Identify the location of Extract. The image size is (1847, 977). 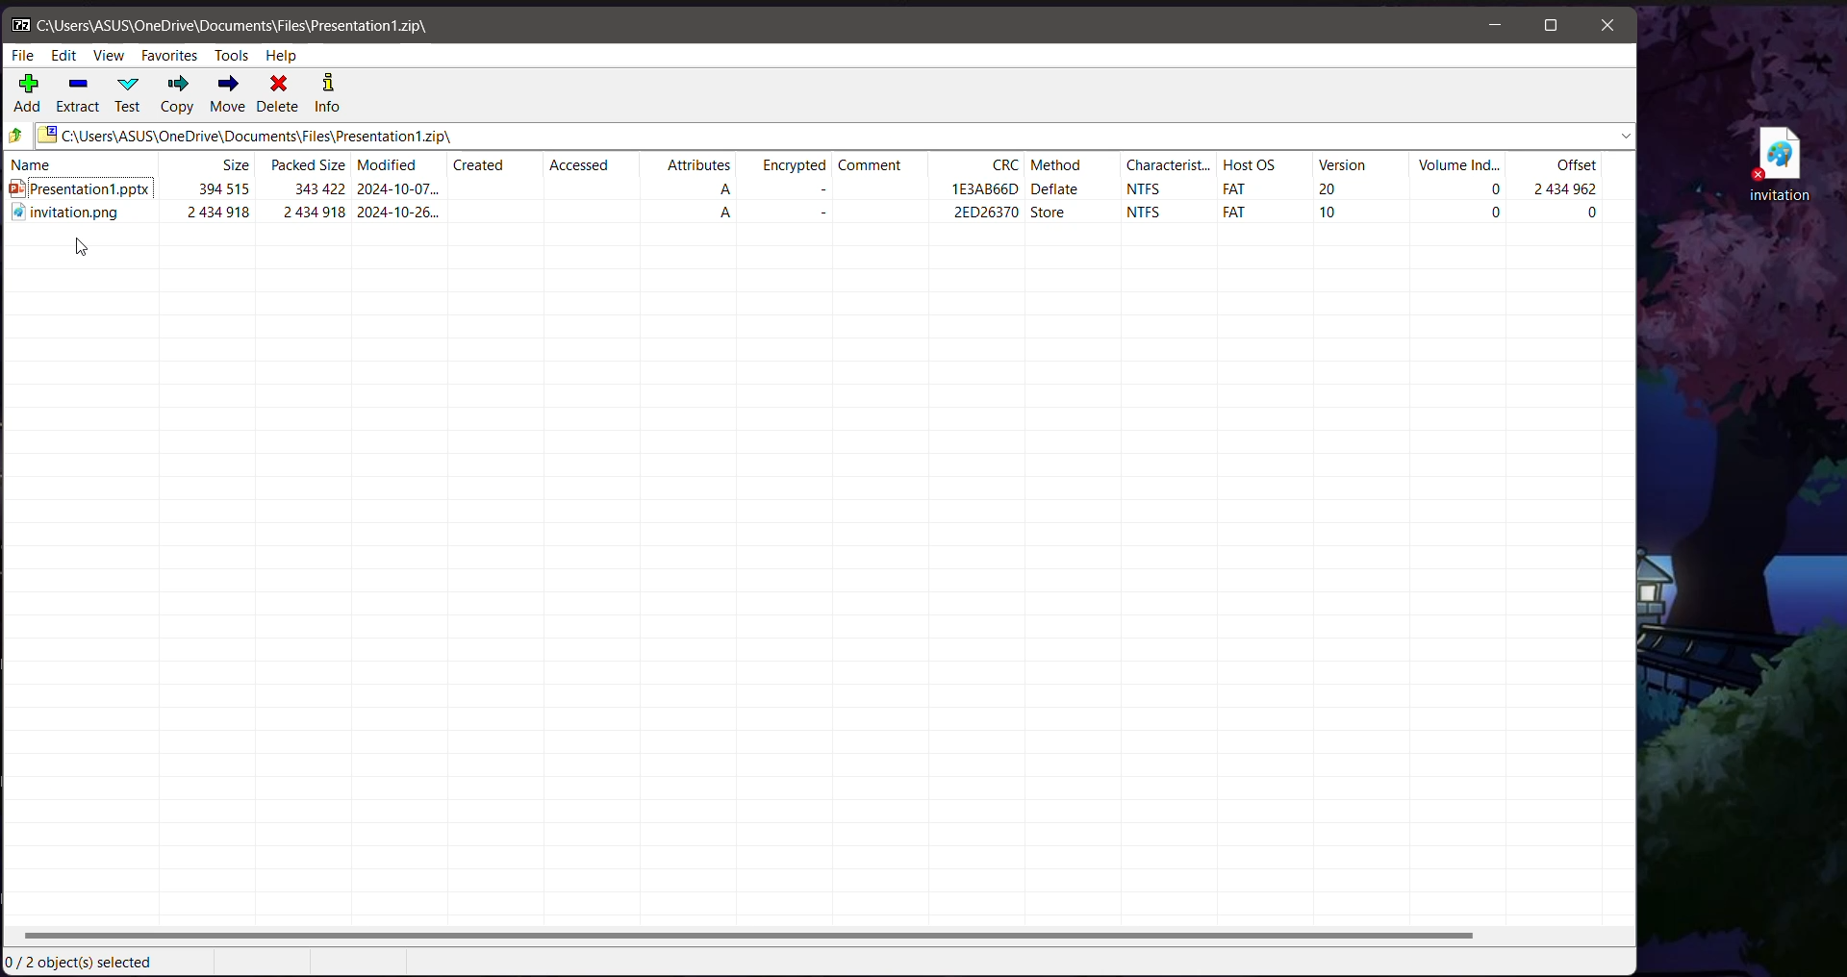
(78, 95).